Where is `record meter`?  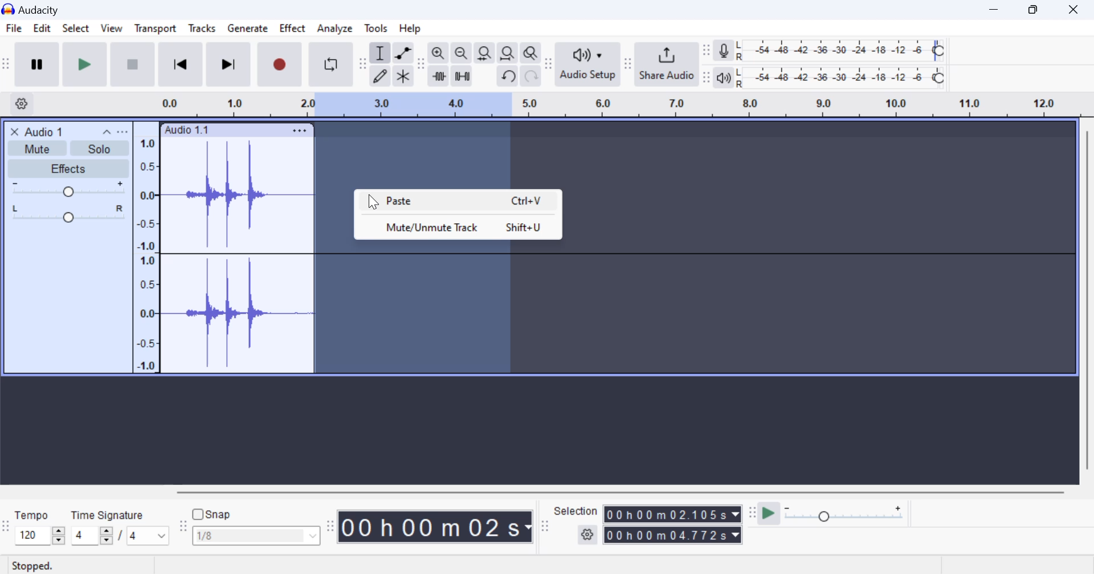
record meter is located at coordinates (724, 52).